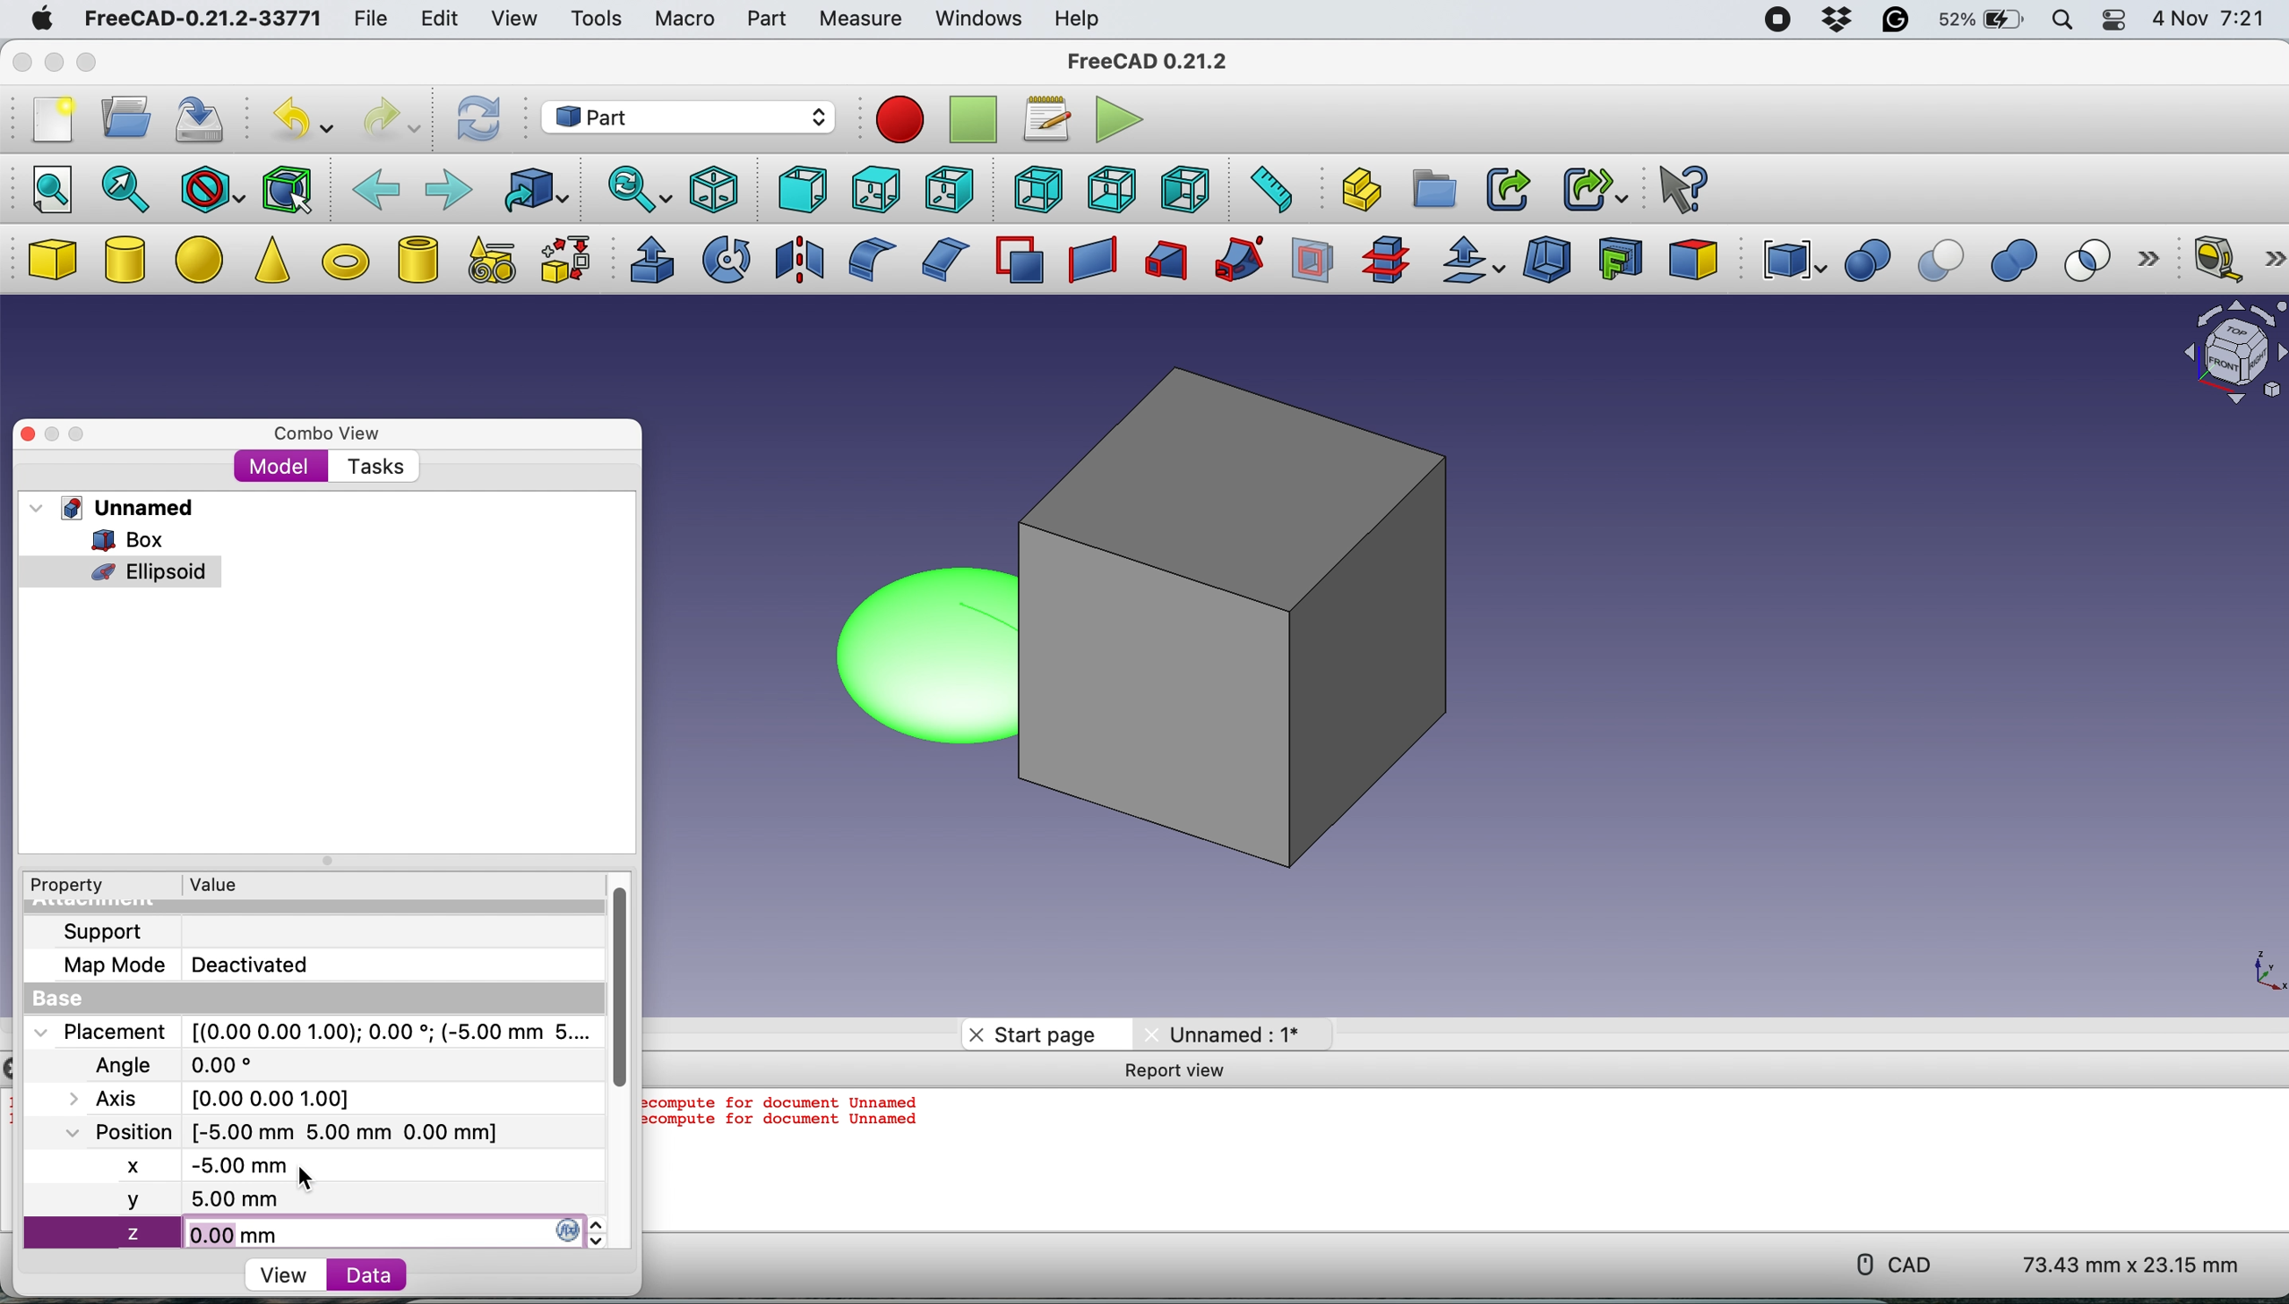 The height and width of the screenshot is (1304, 2289). What do you see at coordinates (1790, 261) in the screenshot?
I see `compound tools` at bounding box center [1790, 261].